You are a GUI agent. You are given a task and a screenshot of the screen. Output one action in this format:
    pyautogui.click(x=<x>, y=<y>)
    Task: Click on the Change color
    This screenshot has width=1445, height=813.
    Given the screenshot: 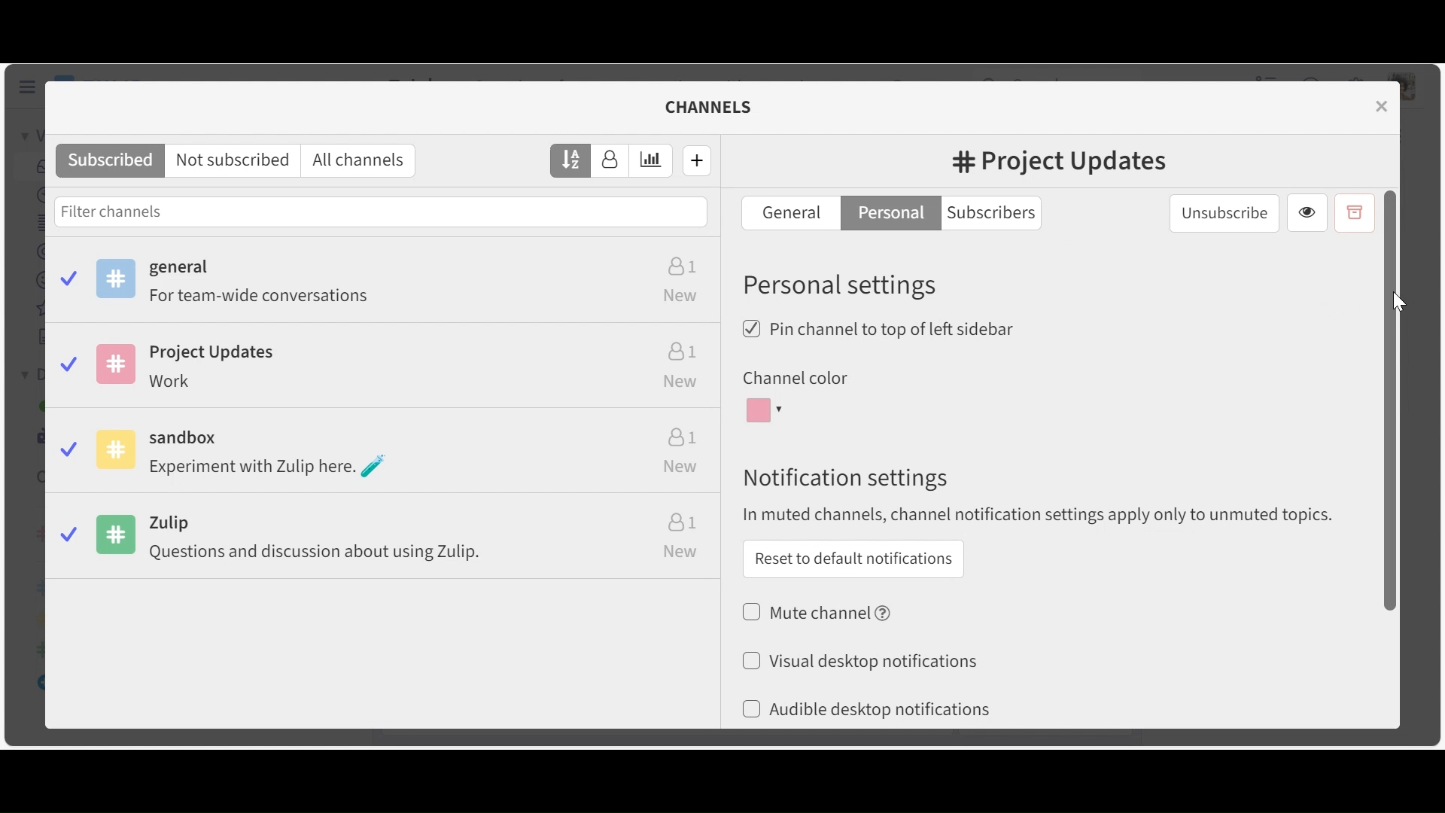 What is the action you would take?
    pyautogui.click(x=863, y=370)
    